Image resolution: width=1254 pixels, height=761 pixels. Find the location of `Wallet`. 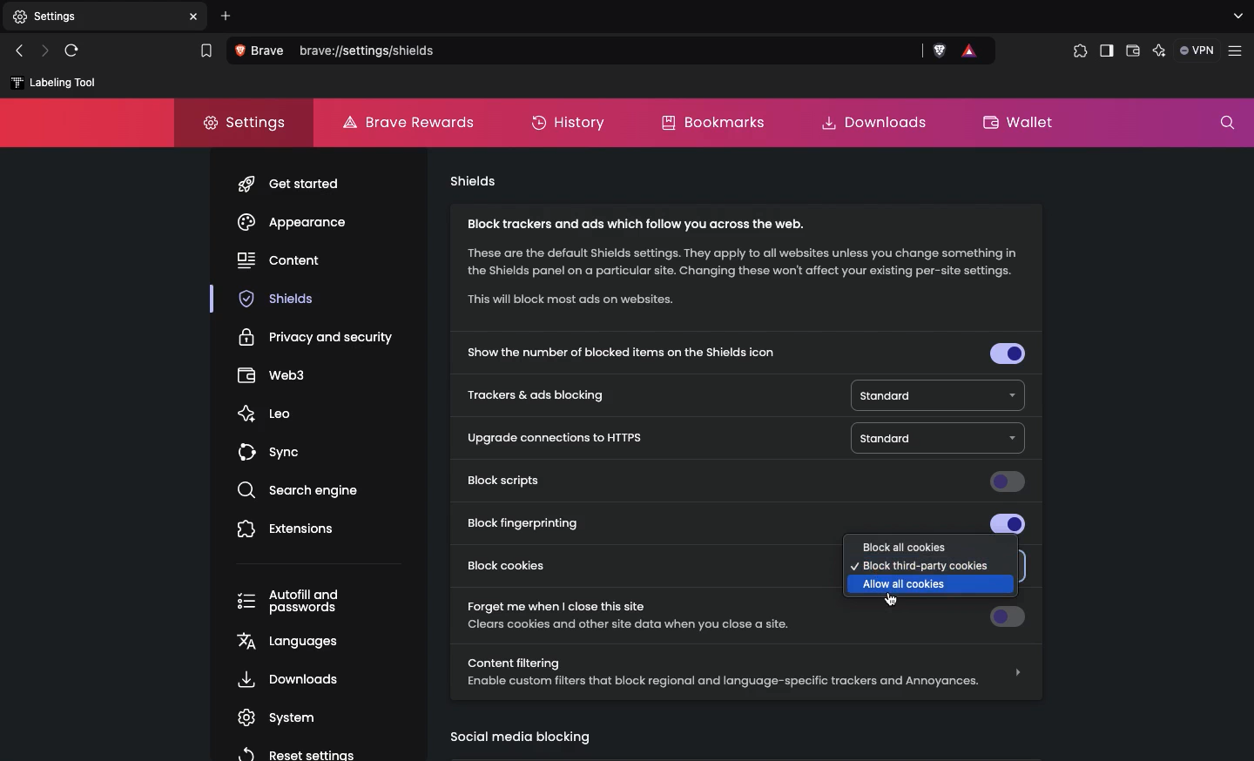

Wallet is located at coordinates (1021, 125).